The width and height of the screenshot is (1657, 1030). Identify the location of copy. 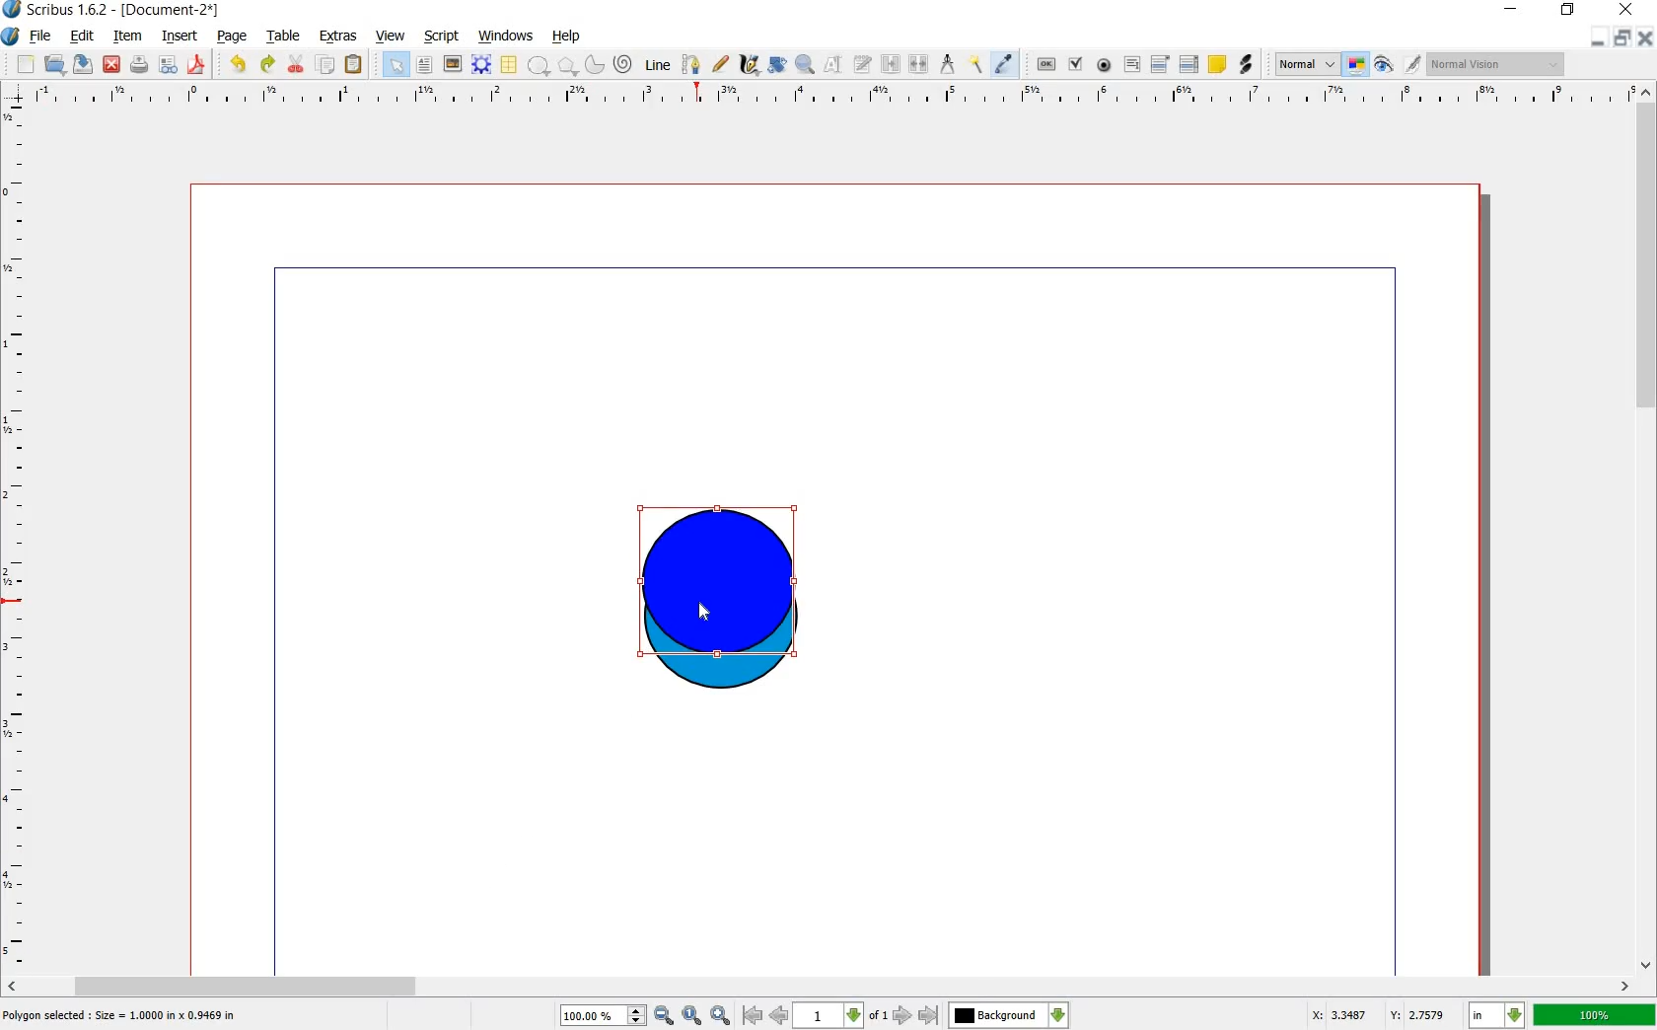
(327, 65).